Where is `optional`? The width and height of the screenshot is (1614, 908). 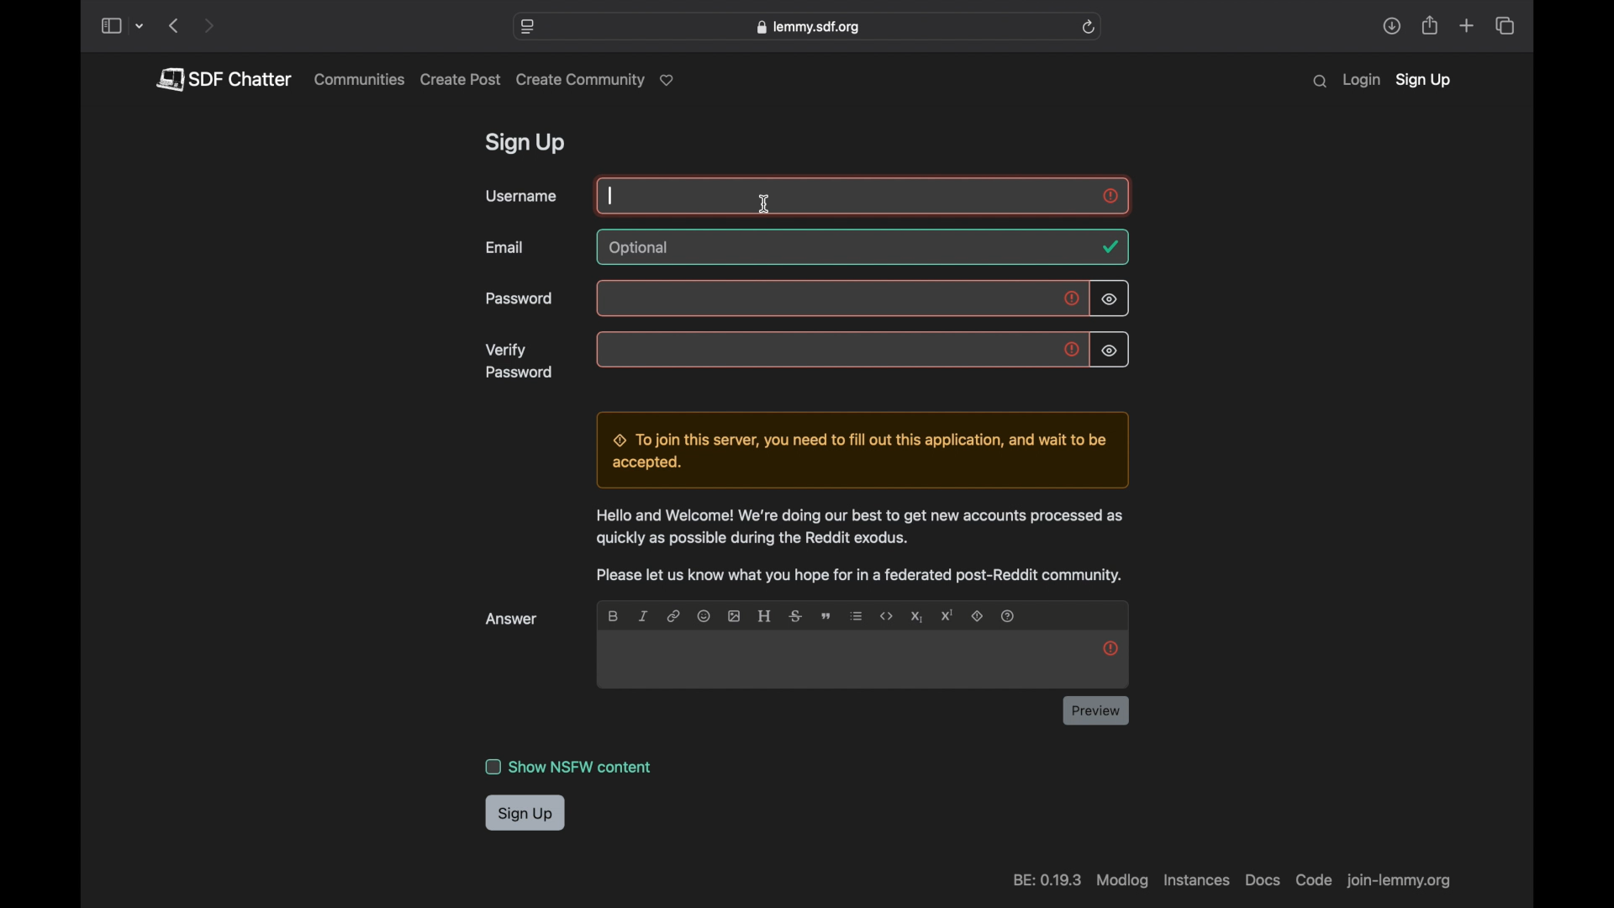 optional is located at coordinates (641, 248).